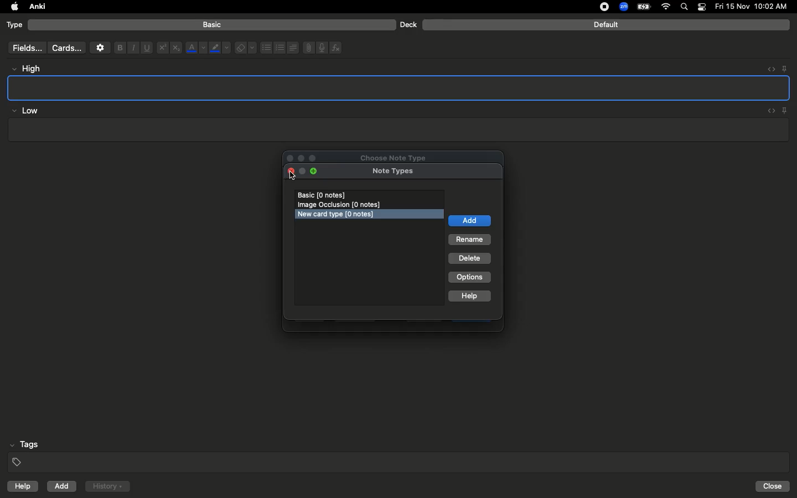  I want to click on Charge, so click(643, 7).